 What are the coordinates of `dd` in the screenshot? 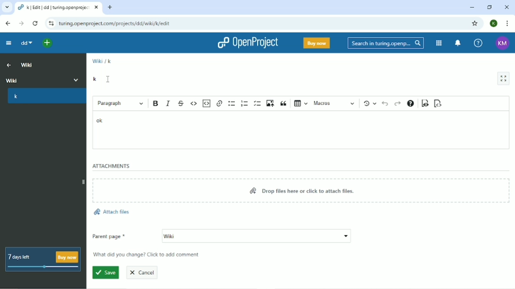 It's located at (26, 43).